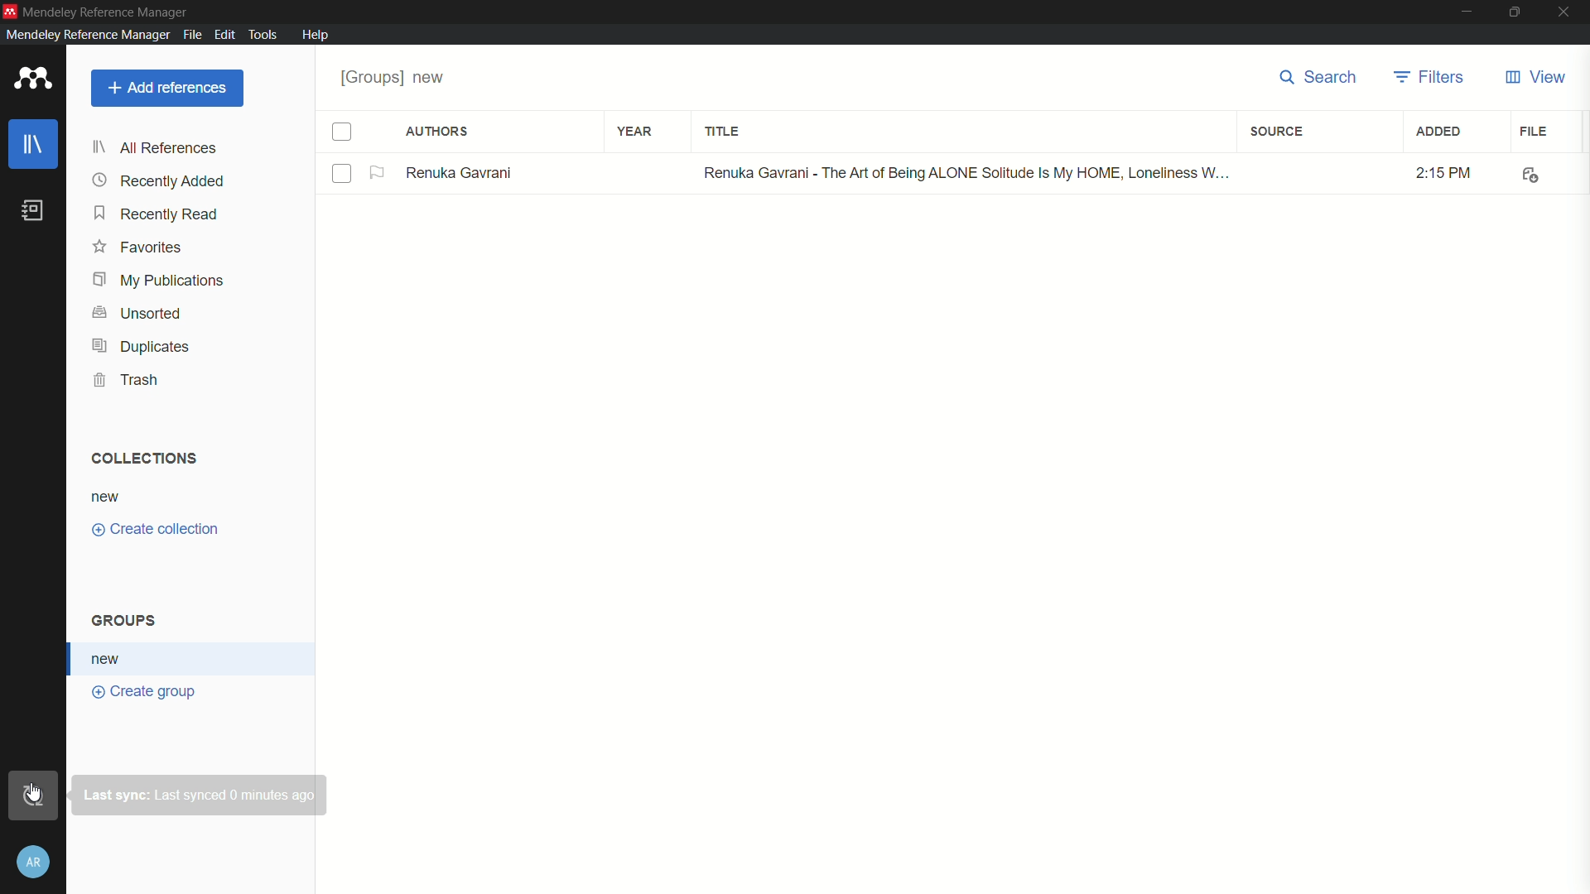  I want to click on add references, so click(168, 88).